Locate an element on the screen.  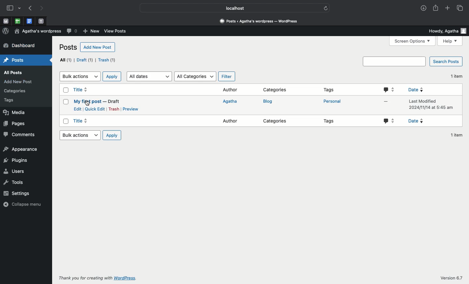
pinned tabs is located at coordinates (42, 21).